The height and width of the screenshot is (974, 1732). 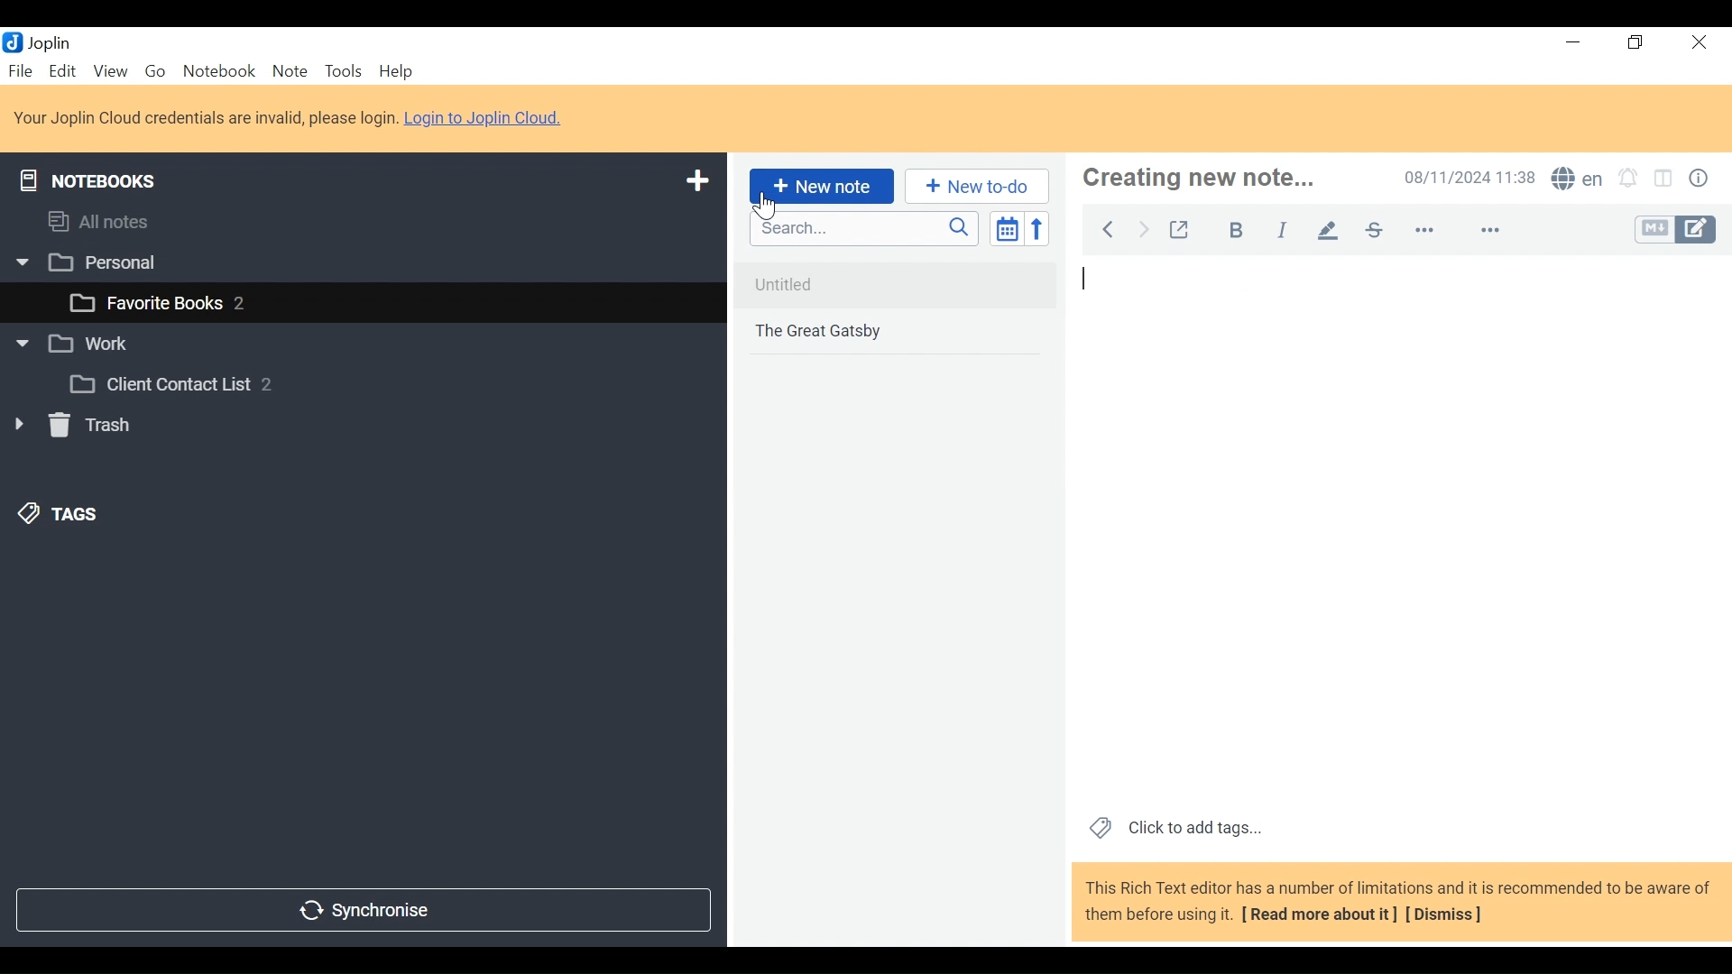 What do you see at coordinates (1037, 229) in the screenshot?
I see `Reverse sort order` at bounding box center [1037, 229].